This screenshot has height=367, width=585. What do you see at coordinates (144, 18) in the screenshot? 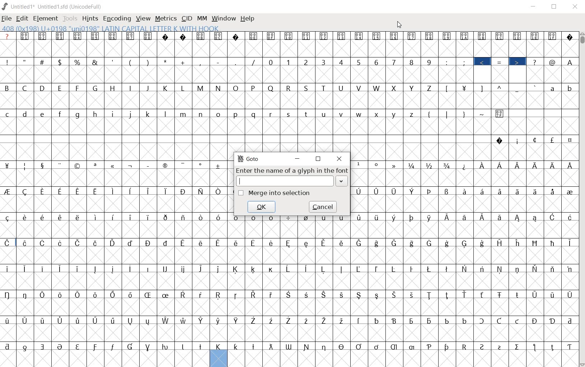
I see `view` at bounding box center [144, 18].